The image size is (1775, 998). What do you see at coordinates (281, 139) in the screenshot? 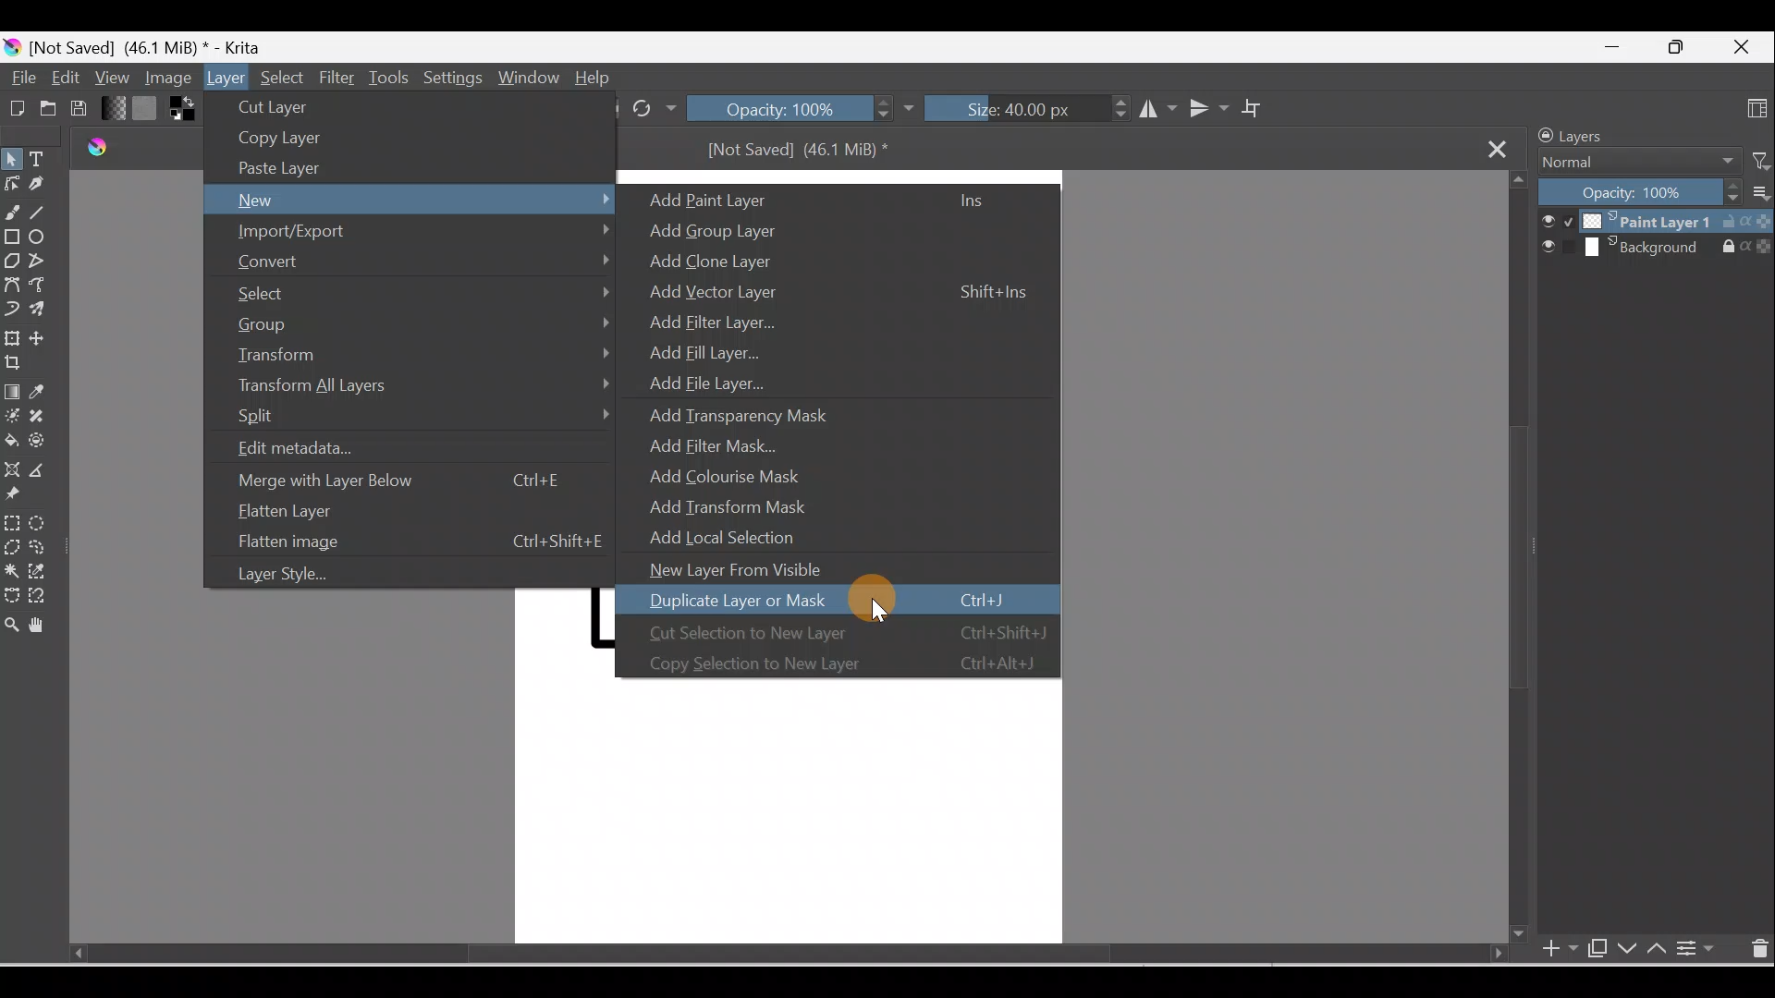
I see `Copy layer` at bounding box center [281, 139].